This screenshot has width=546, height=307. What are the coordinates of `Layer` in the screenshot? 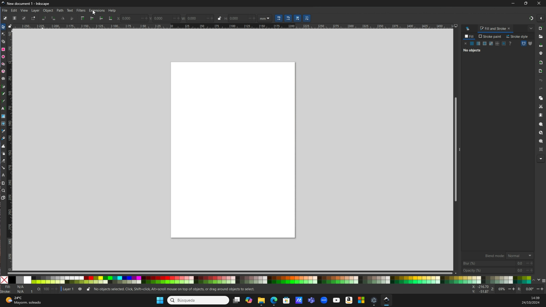 It's located at (36, 11).